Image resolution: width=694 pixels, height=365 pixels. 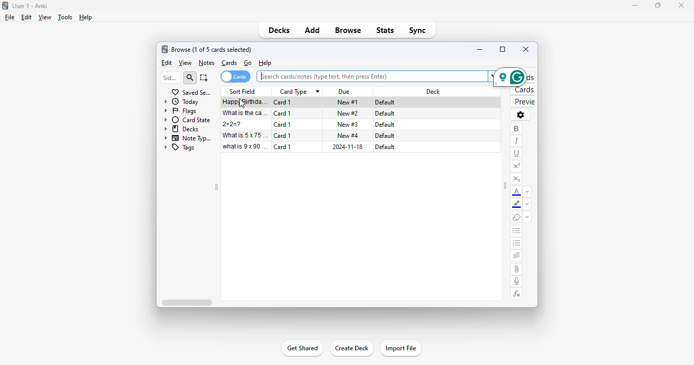 What do you see at coordinates (188, 138) in the screenshot?
I see `note types` at bounding box center [188, 138].